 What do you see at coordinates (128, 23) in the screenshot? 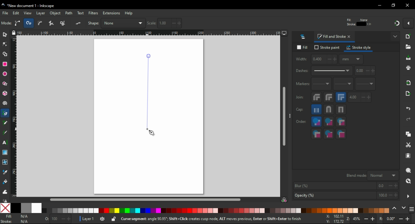
I see `lower` at bounding box center [128, 23].